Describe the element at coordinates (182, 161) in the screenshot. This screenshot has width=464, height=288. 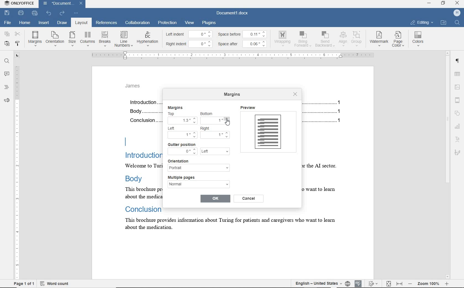
I see `orientation` at that location.